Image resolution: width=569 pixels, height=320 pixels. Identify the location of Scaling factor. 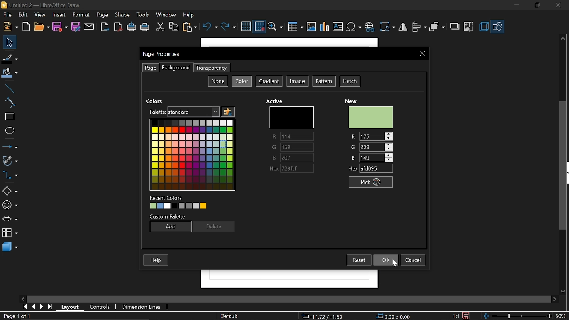
(455, 316).